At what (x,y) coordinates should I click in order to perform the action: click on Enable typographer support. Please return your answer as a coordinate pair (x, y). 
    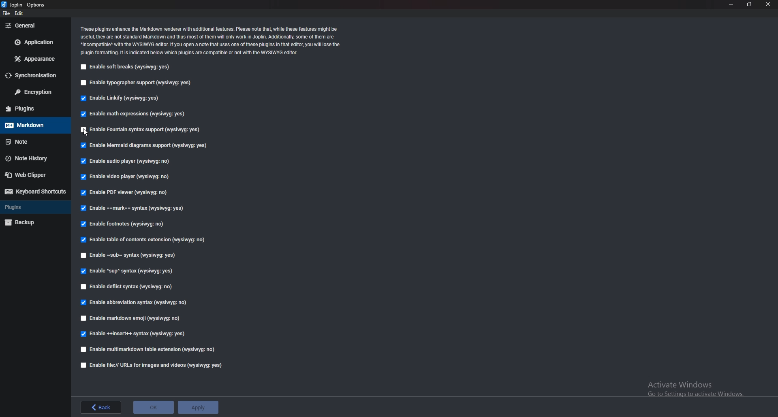
    Looking at the image, I should click on (138, 83).